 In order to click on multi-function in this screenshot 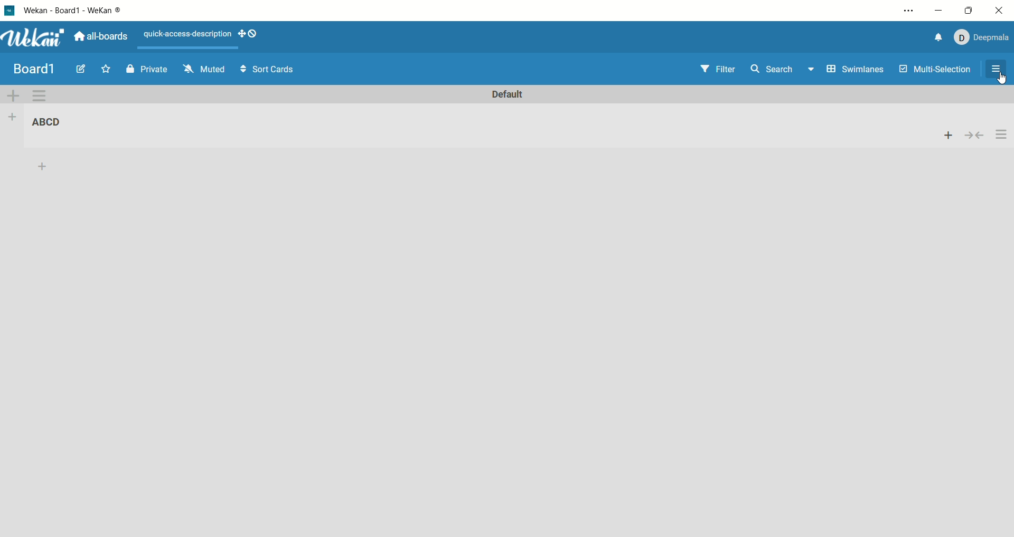, I will do `click(933, 72)`.